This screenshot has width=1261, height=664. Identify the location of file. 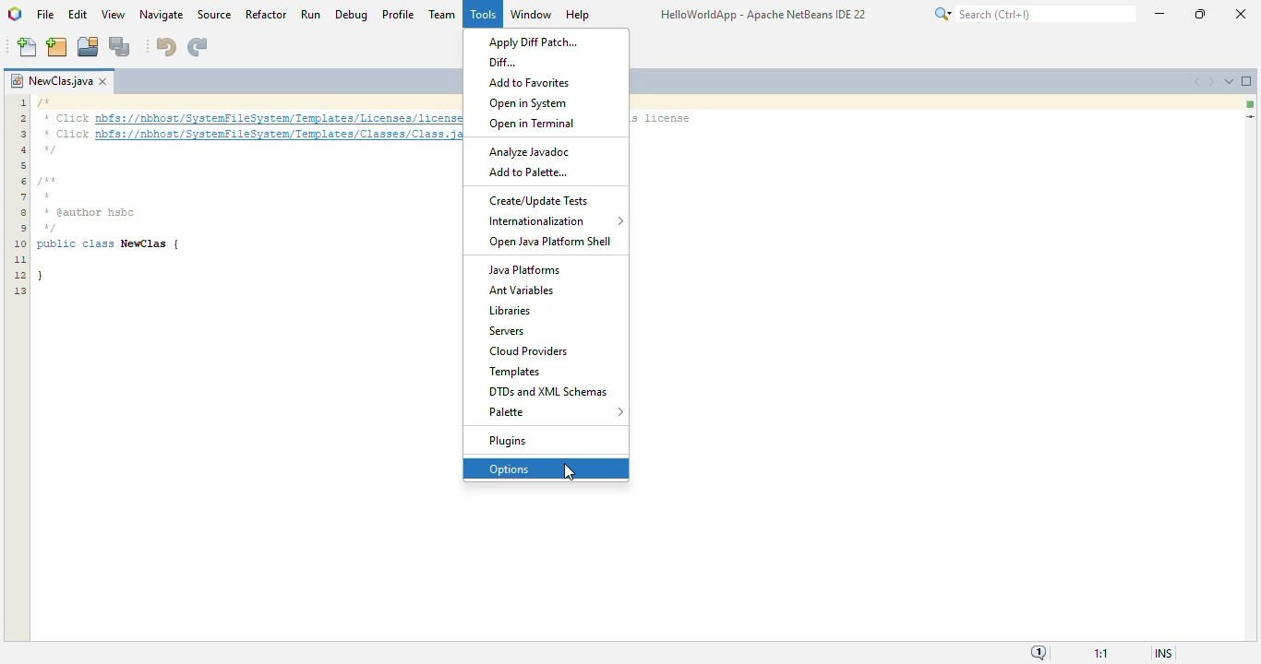
(46, 15).